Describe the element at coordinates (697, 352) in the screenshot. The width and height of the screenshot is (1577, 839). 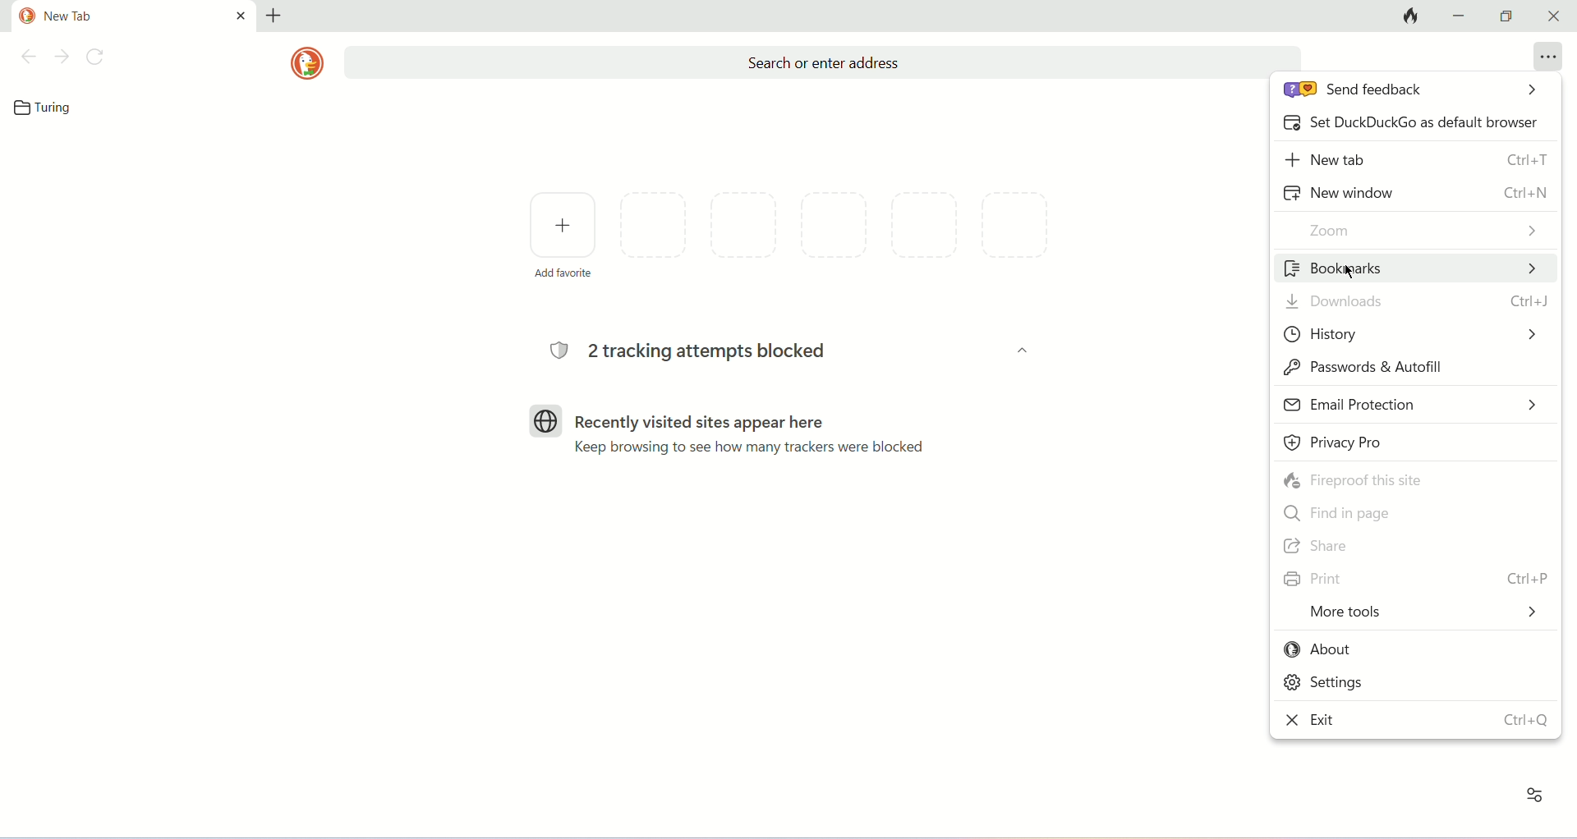
I see ` 2 tracking attempts blocked` at that location.